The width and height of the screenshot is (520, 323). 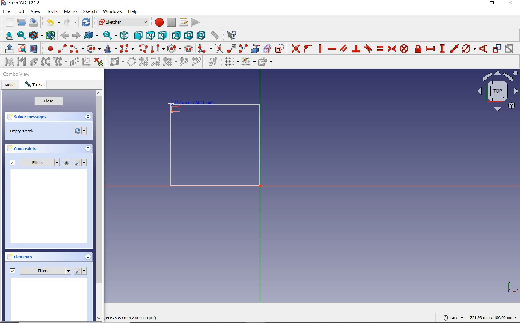 What do you see at coordinates (81, 163) in the screenshot?
I see `settings` at bounding box center [81, 163].